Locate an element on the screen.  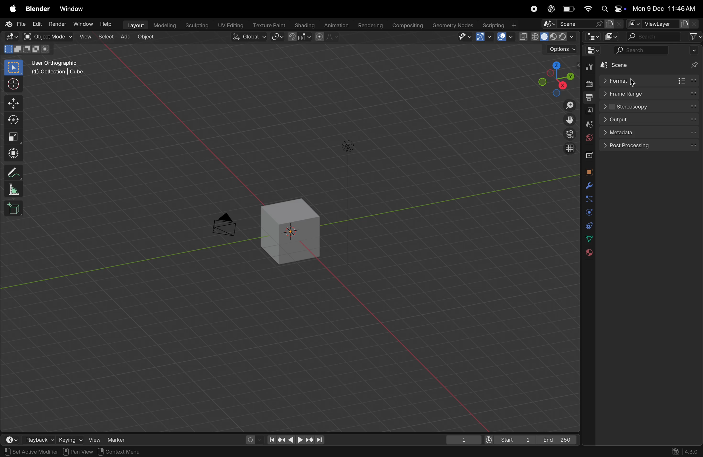
options is located at coordinates (559, 48).